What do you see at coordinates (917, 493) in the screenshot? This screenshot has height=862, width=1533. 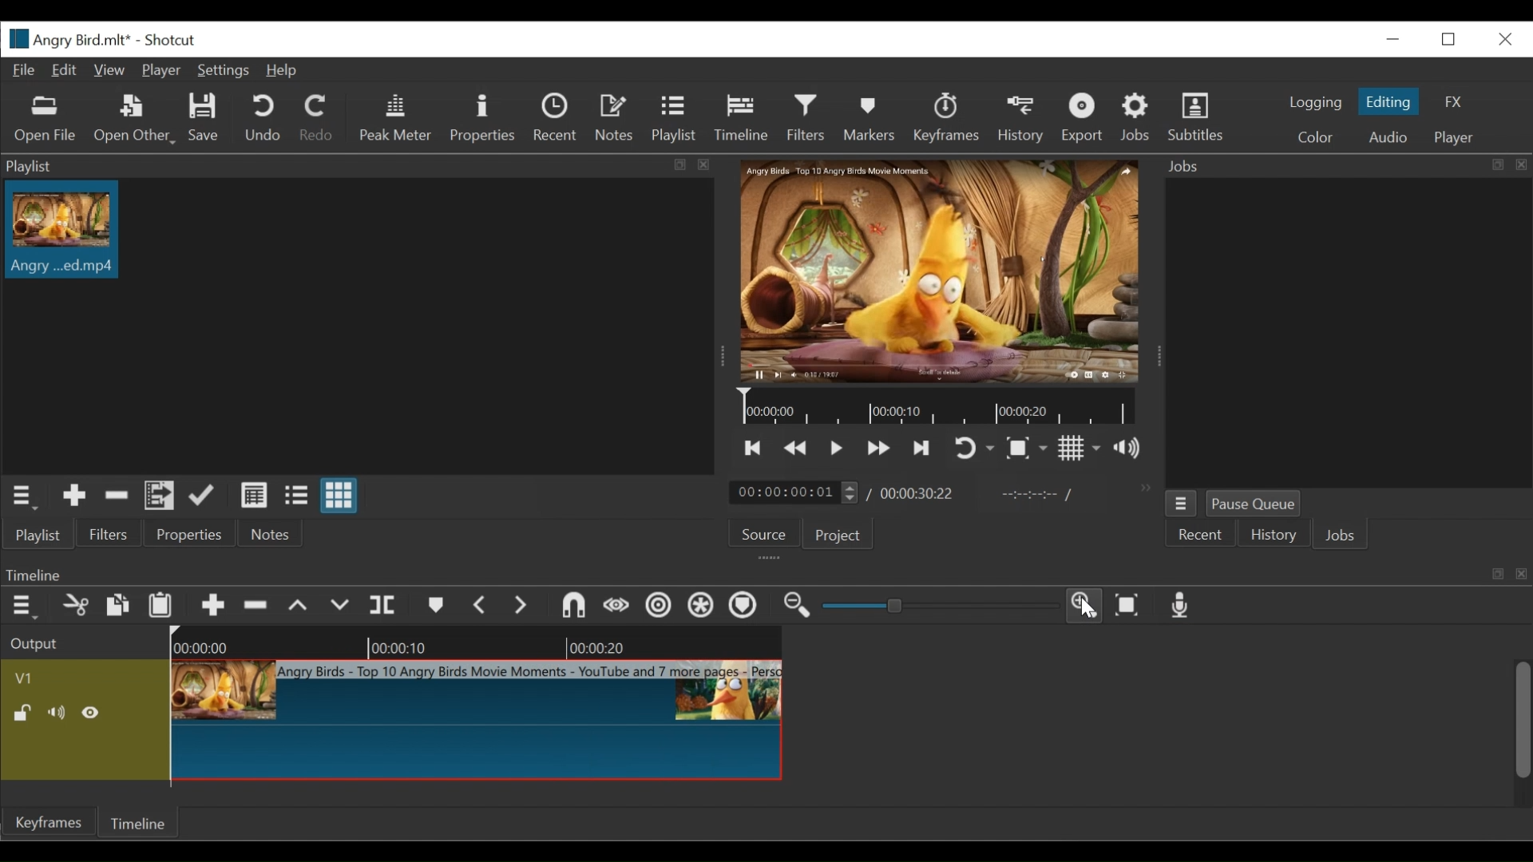 I see `Total duration` at bounding box center [917, 493].